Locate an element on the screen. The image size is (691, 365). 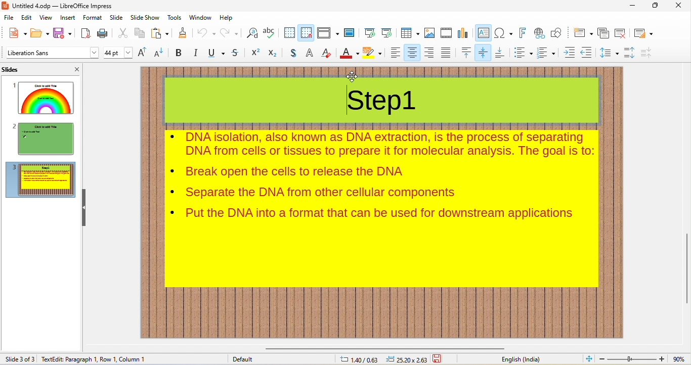
display grid is located at coordinates (288, 32).